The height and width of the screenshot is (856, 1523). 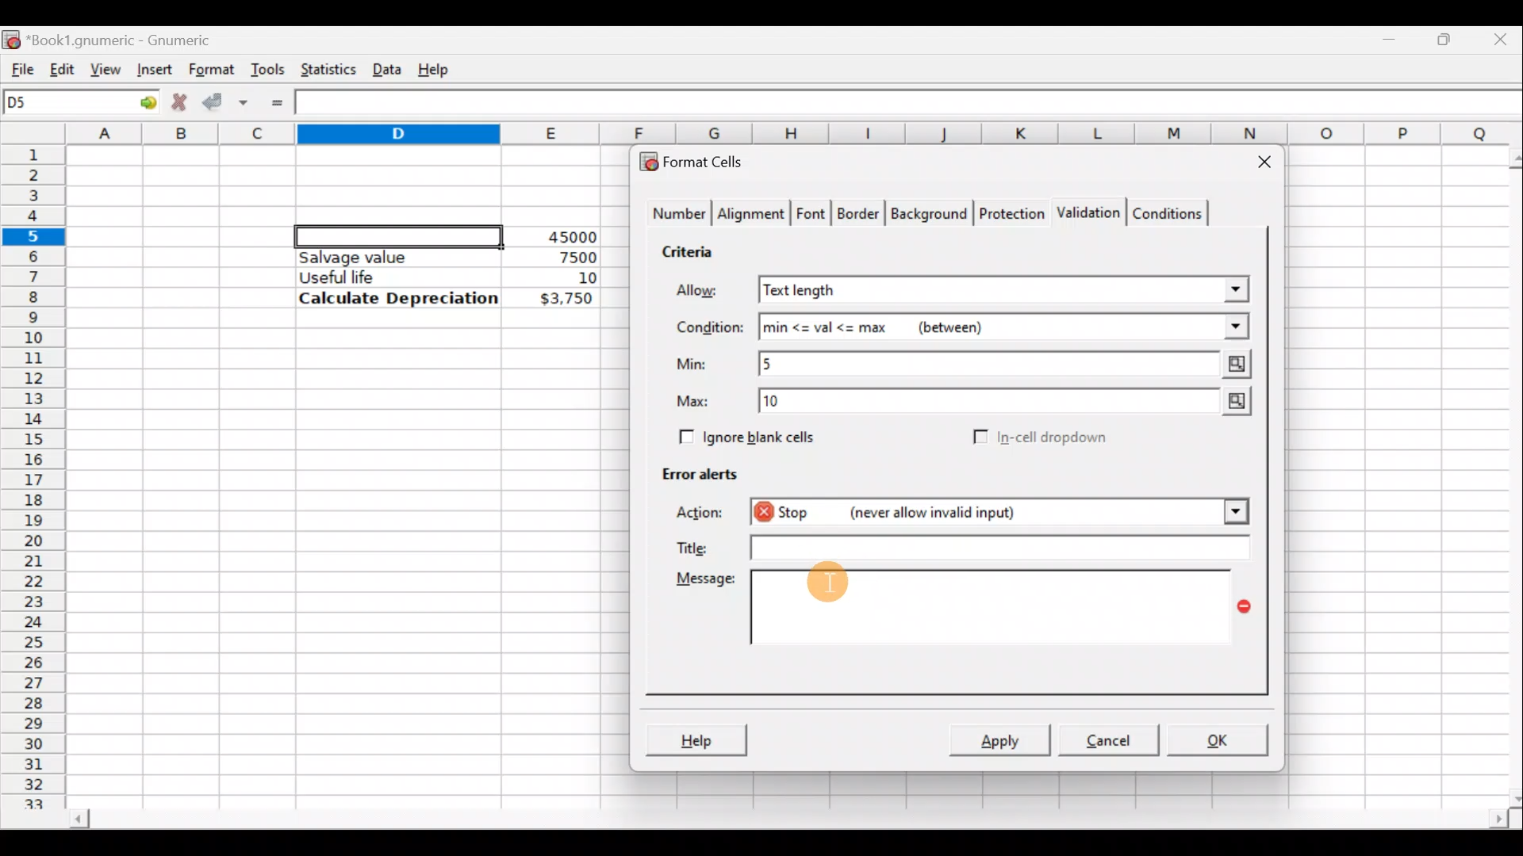 What do you see at coordinates (928, 212) in the screenshot?
I see `Background` at bounding box center [928, 212].